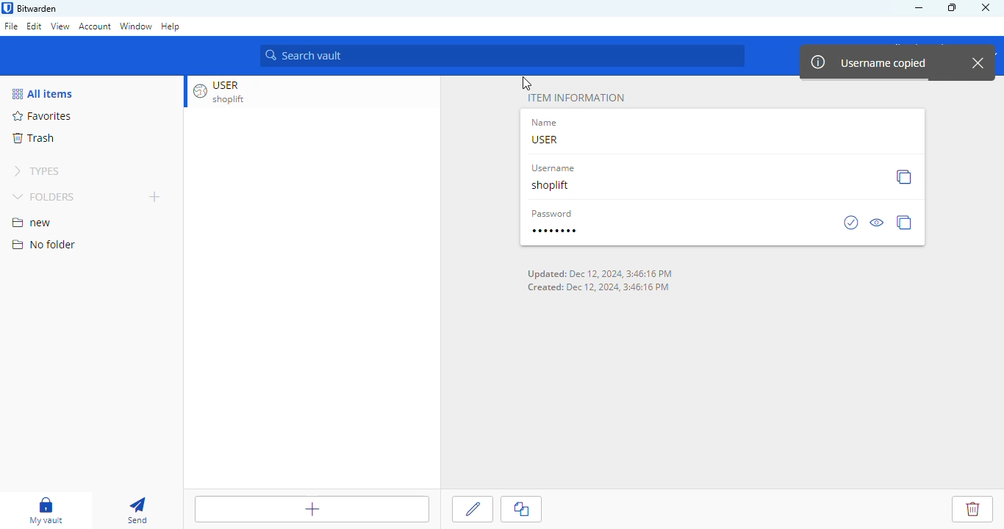 The height and width of the screenshot is (529, 1004). What do you see at coordinates (986, 7) in the screenshot?
I see `close` at bounding box center [986, 7].